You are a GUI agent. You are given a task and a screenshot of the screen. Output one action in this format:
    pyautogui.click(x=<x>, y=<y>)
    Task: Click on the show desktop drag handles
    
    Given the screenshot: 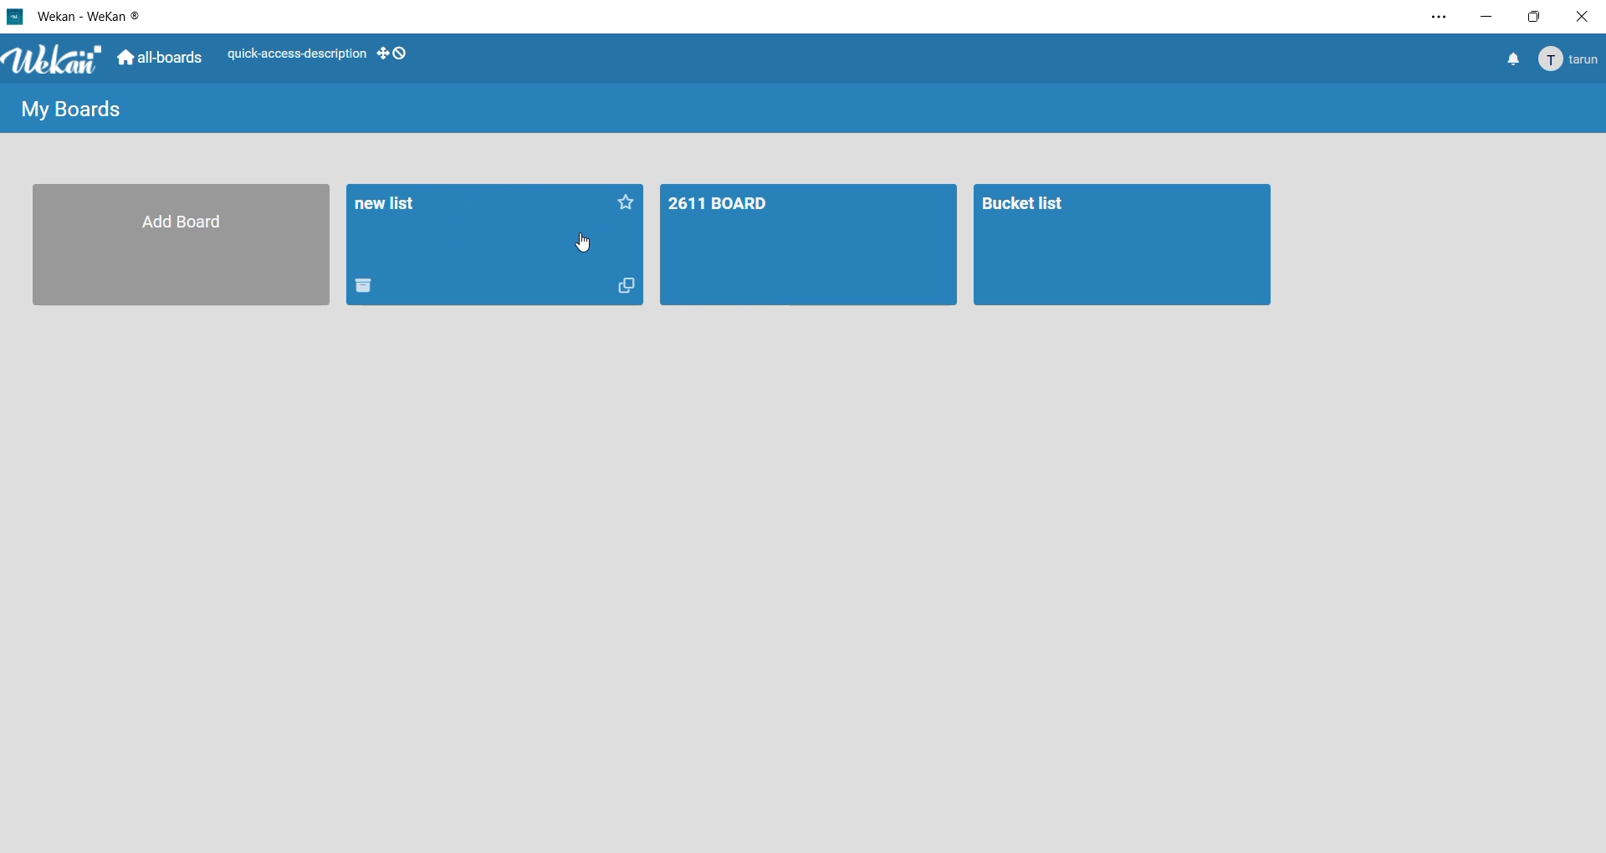 What is the action you would take?
    pyautogui.click(x=394, y=54)
    